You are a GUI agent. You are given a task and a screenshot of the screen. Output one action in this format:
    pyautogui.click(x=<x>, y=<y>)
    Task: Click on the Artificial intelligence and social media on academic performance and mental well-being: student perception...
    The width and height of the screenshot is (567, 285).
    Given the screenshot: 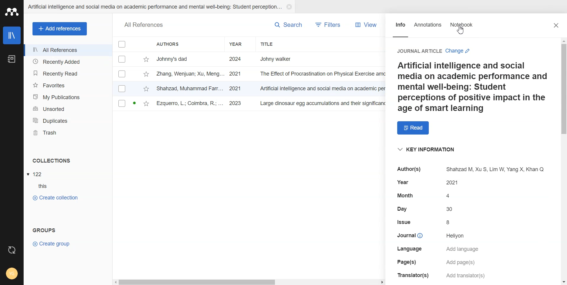 What is the action you would take?
    pyautogui.click(x=154, y=7)
    